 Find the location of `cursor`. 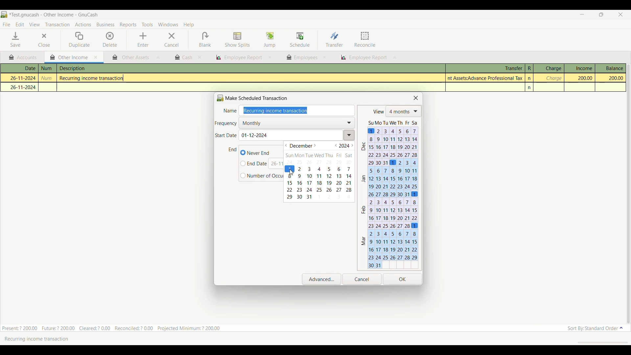

cursor is located at coordinates (292, 172).